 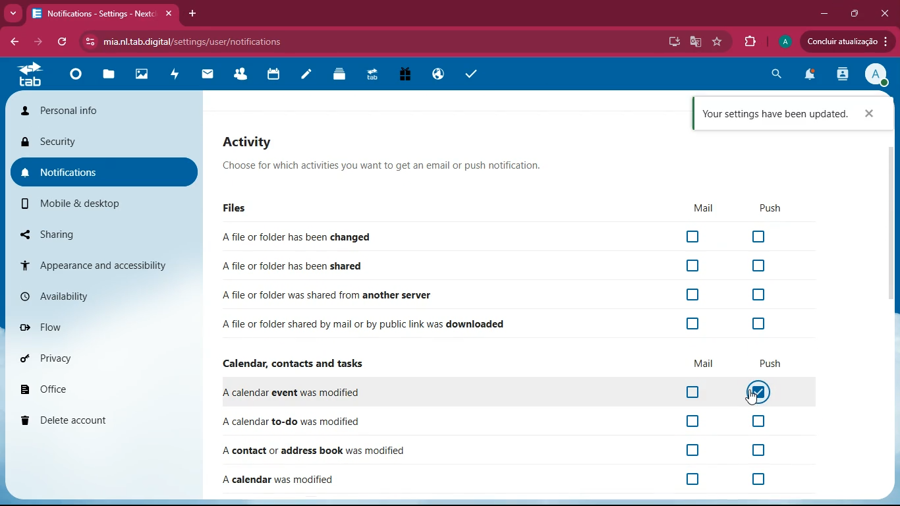 What do you see at coordinates (104, 420) in the screenshot?
I see `delete account` at bounding box center [104, 420].